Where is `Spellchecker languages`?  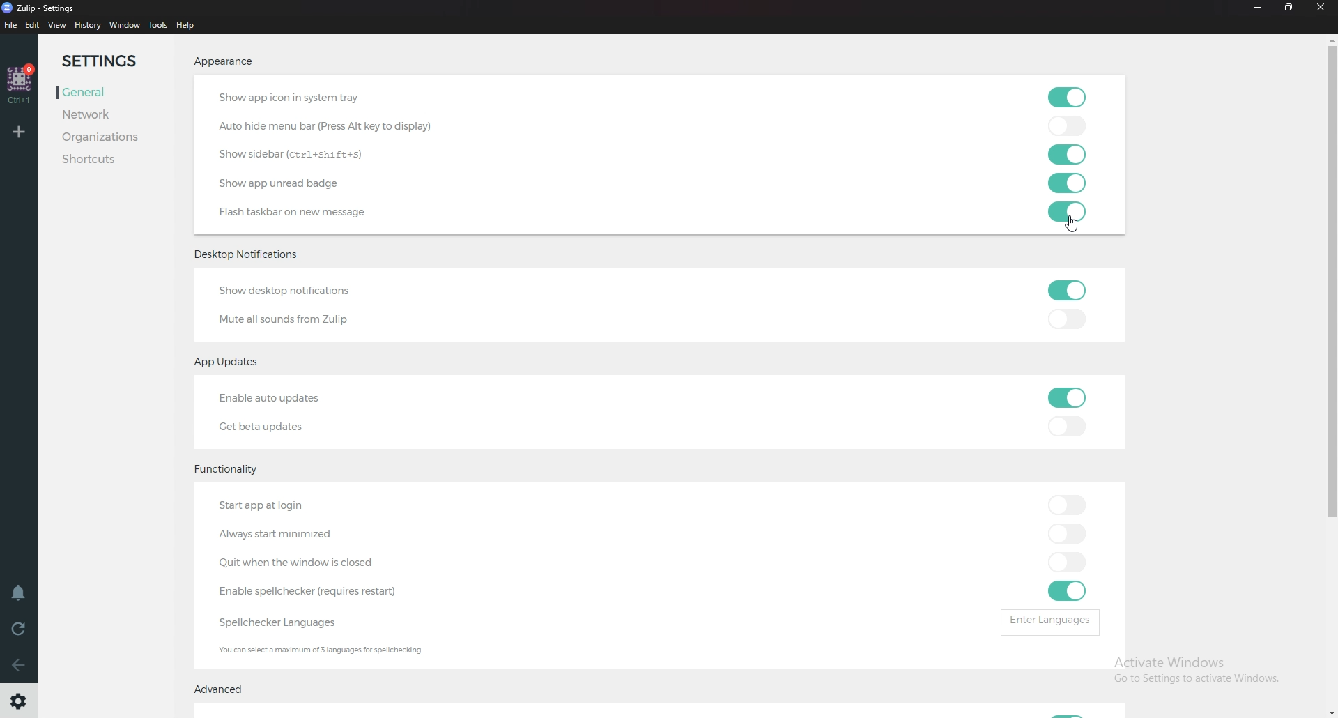
Spellchecker languages is located at coordinates (290, 622).